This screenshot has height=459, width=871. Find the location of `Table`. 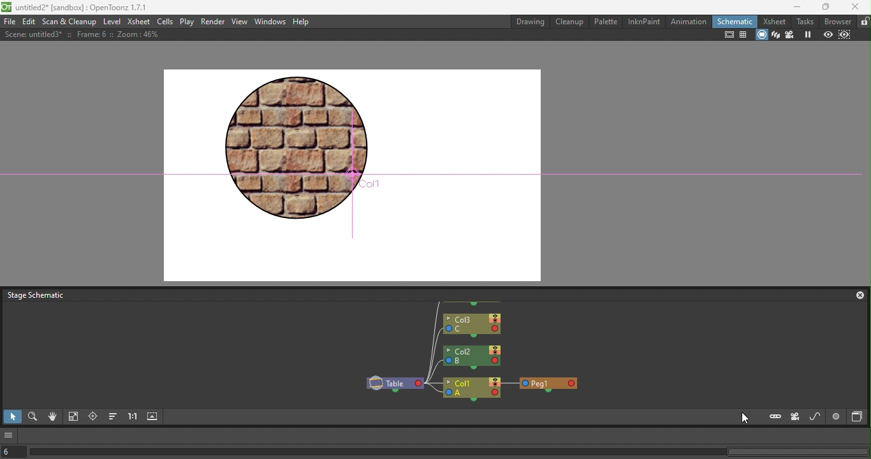

Table is located at coordinates (393, 384).